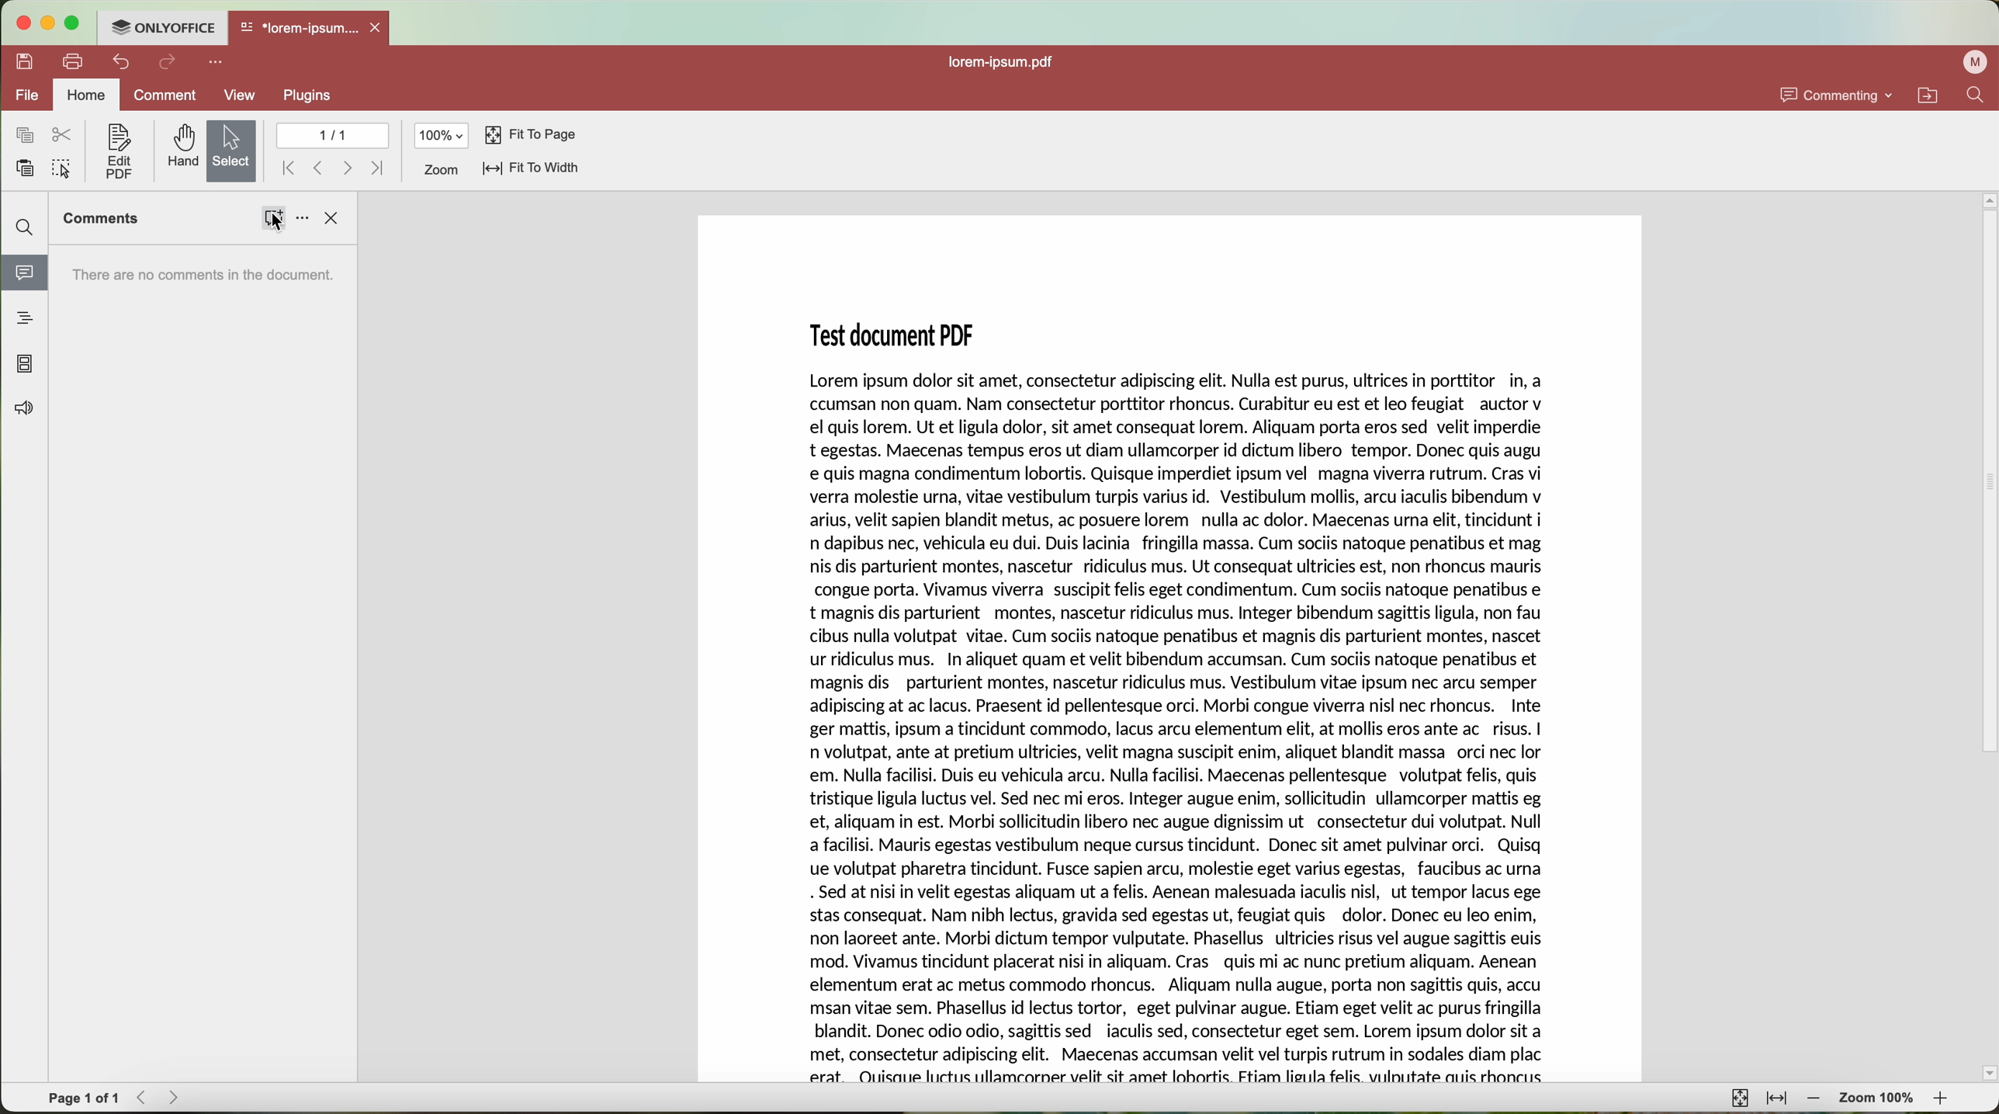 The height and width of the screenshot is (1114, 1999). What do you see at coordinates (1973, 64) in the screenshot?
I see `profile` at bounding box center [1973, 64].